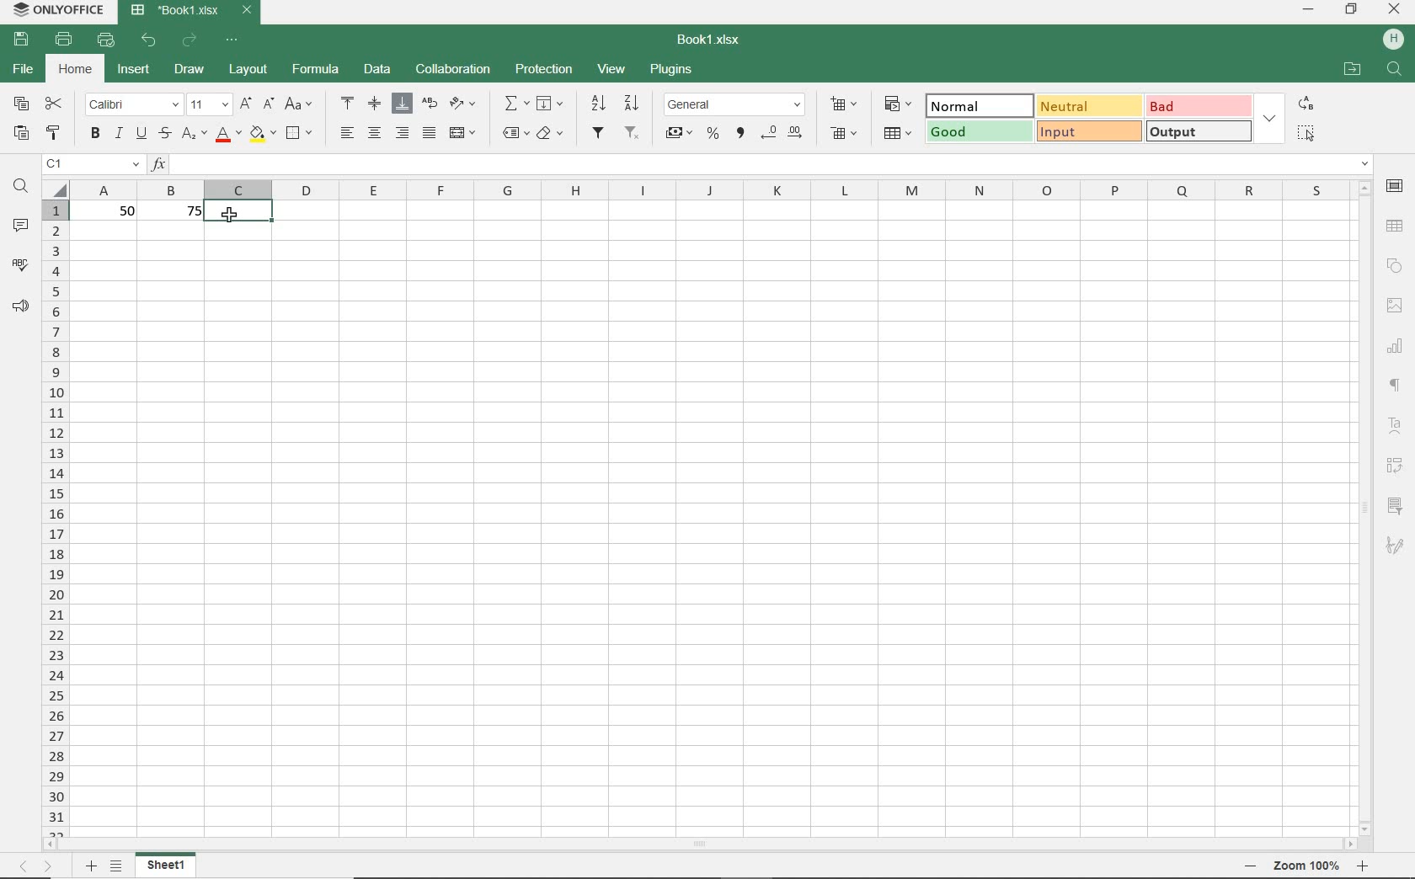 The image size is (1415, 879). Describe the element at coordinates (1395, 265) in the screenshot. I see `shapes` at that location.